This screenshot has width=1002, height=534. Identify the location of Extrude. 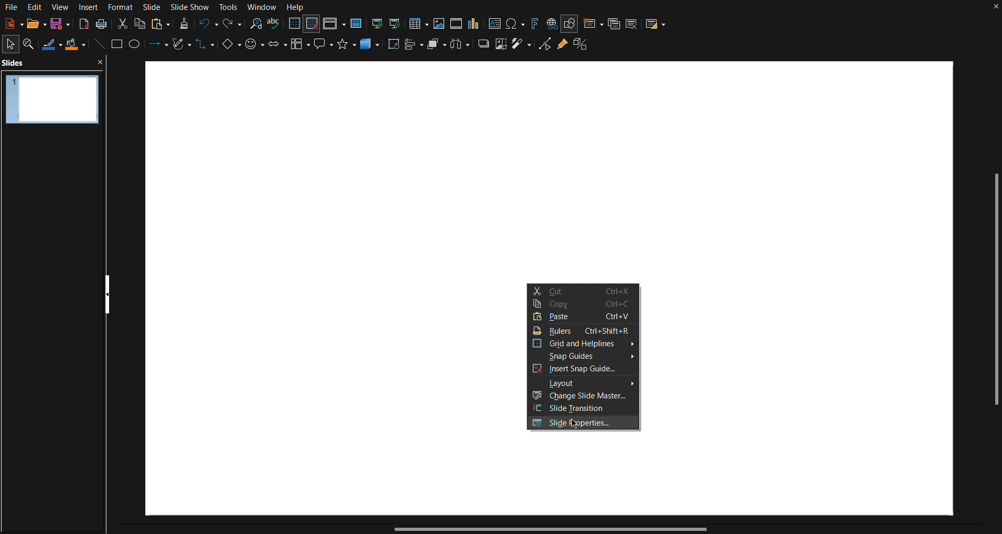
(584, 47).